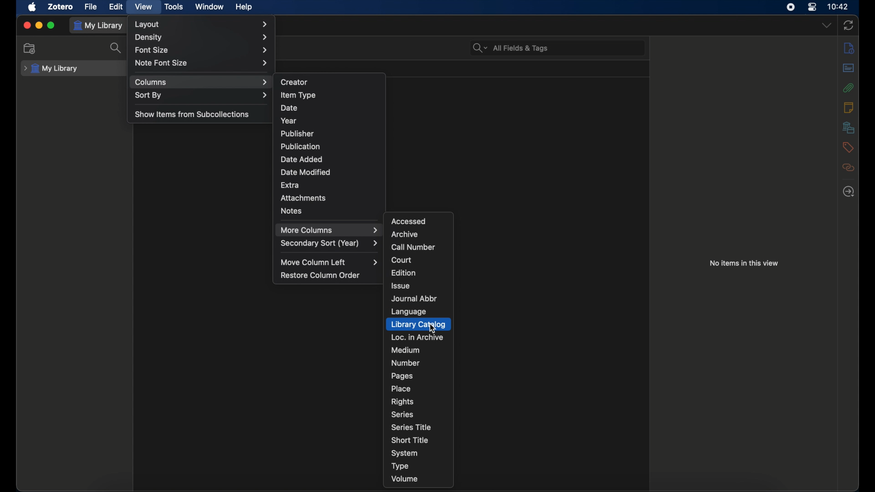 This screenshot has height=492, width=875. What do you see at coordinates (202, 96) in the screenshot?
I see `sort by` at bounding box center [202, 96].